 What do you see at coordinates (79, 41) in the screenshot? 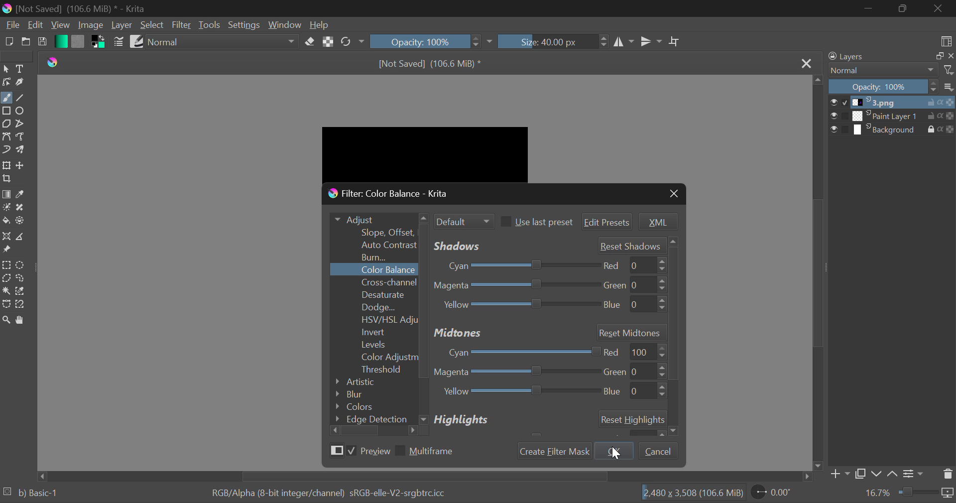
I see `Pattern` at bounding box center [79, 41].